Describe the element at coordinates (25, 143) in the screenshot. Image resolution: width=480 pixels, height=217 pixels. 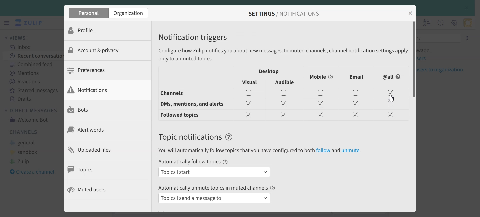
I see `#general` at that location.